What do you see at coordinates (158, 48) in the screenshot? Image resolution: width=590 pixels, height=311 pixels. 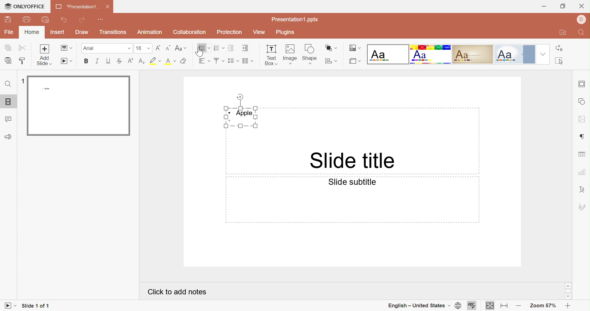 I see `Increment font size` at bounding box center [158, 48].